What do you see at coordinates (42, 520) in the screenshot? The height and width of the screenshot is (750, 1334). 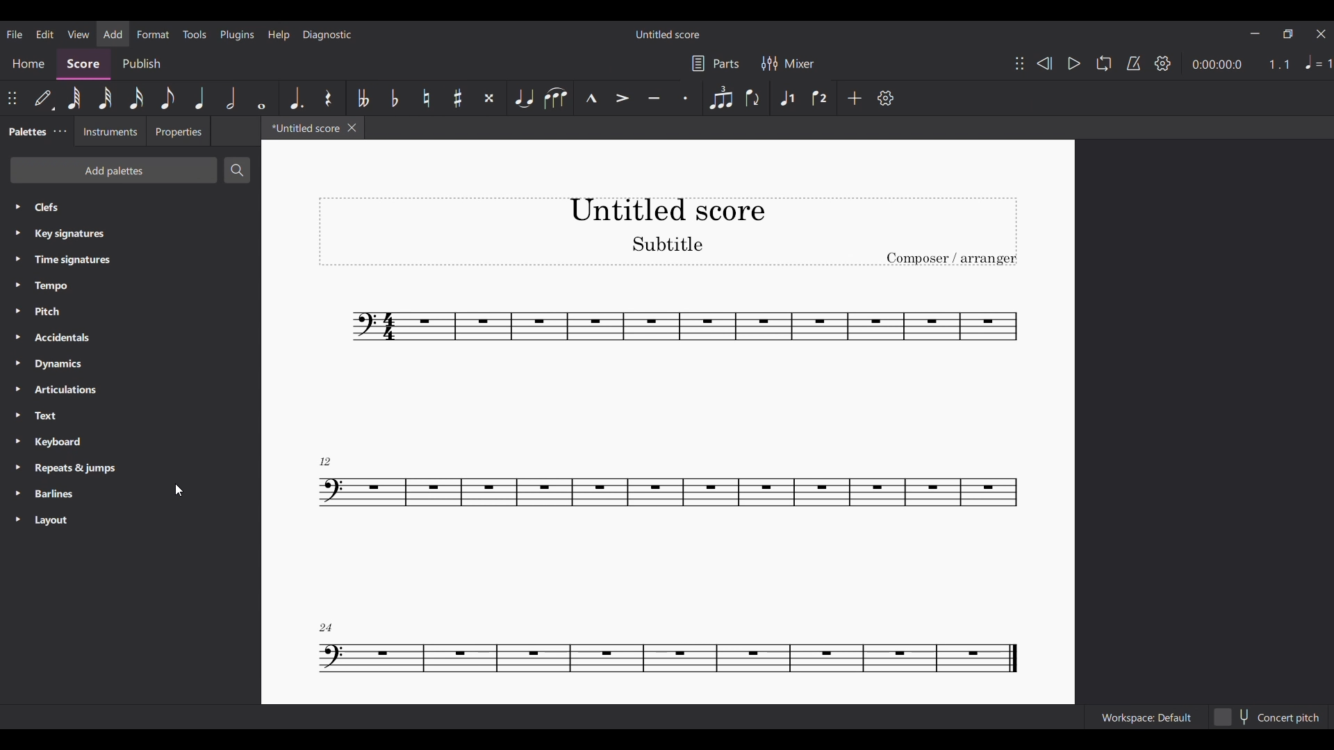 I see `layout` at bounding box center [42, 520].